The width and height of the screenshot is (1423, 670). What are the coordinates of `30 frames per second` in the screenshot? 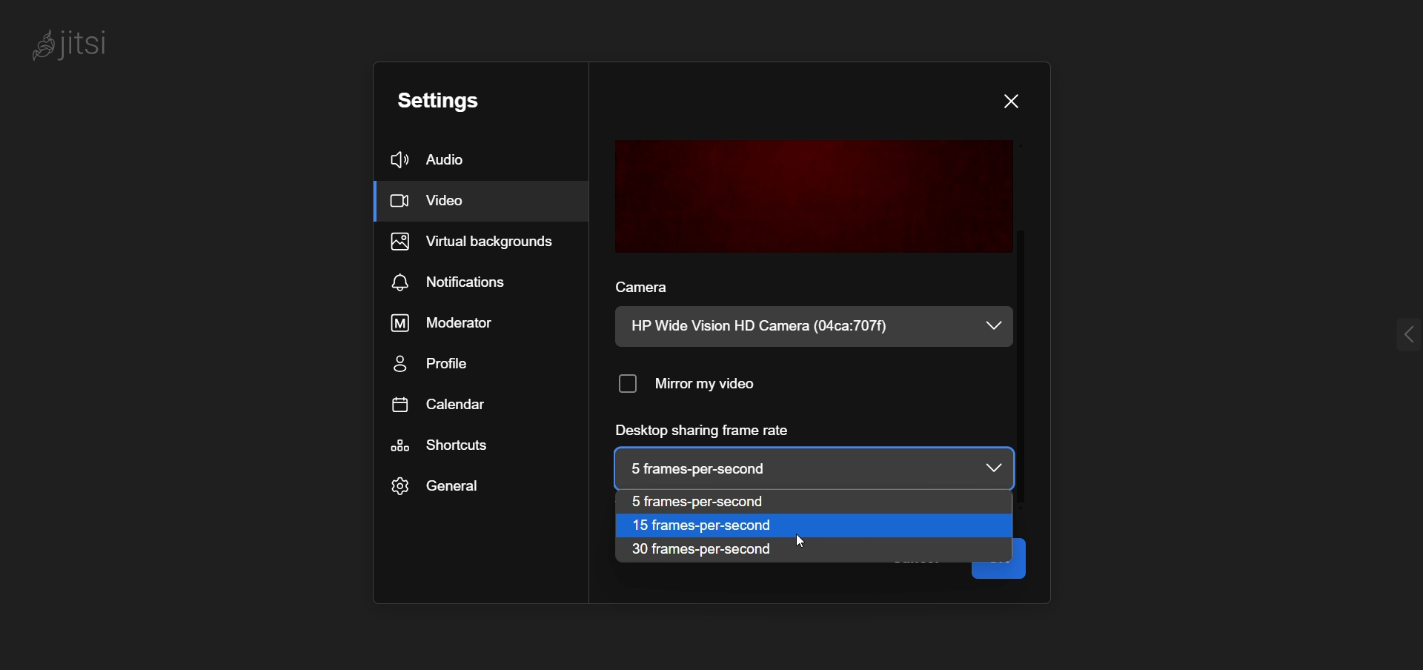 It's located at (712, 548).